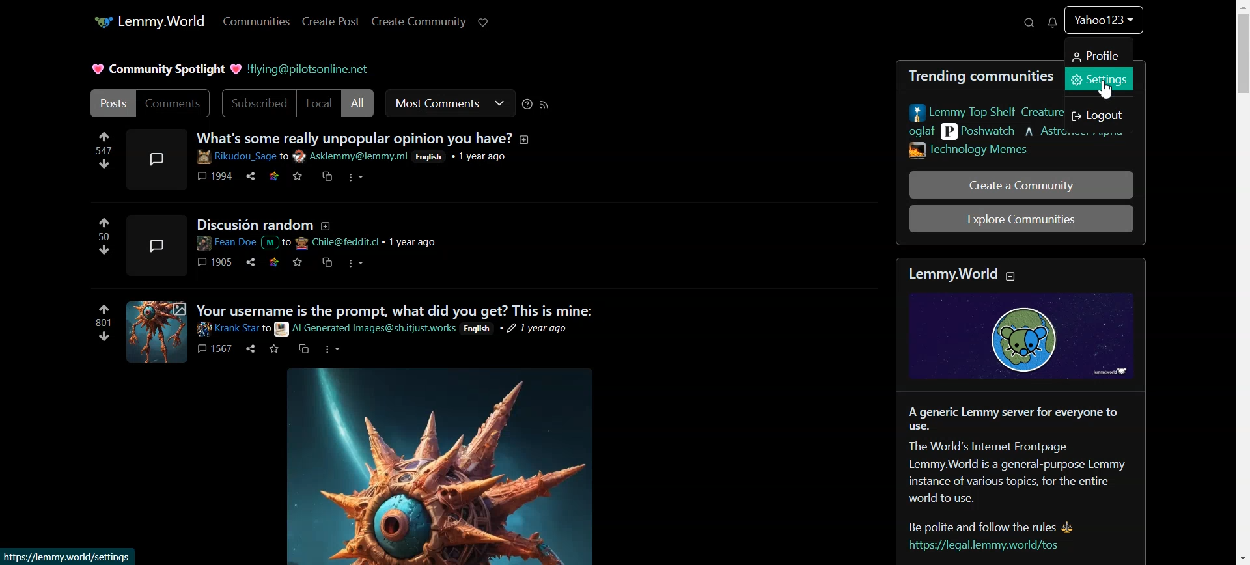  Describe the element at coordinates (319, 103) in the screenshot. I see `Local` at that location.